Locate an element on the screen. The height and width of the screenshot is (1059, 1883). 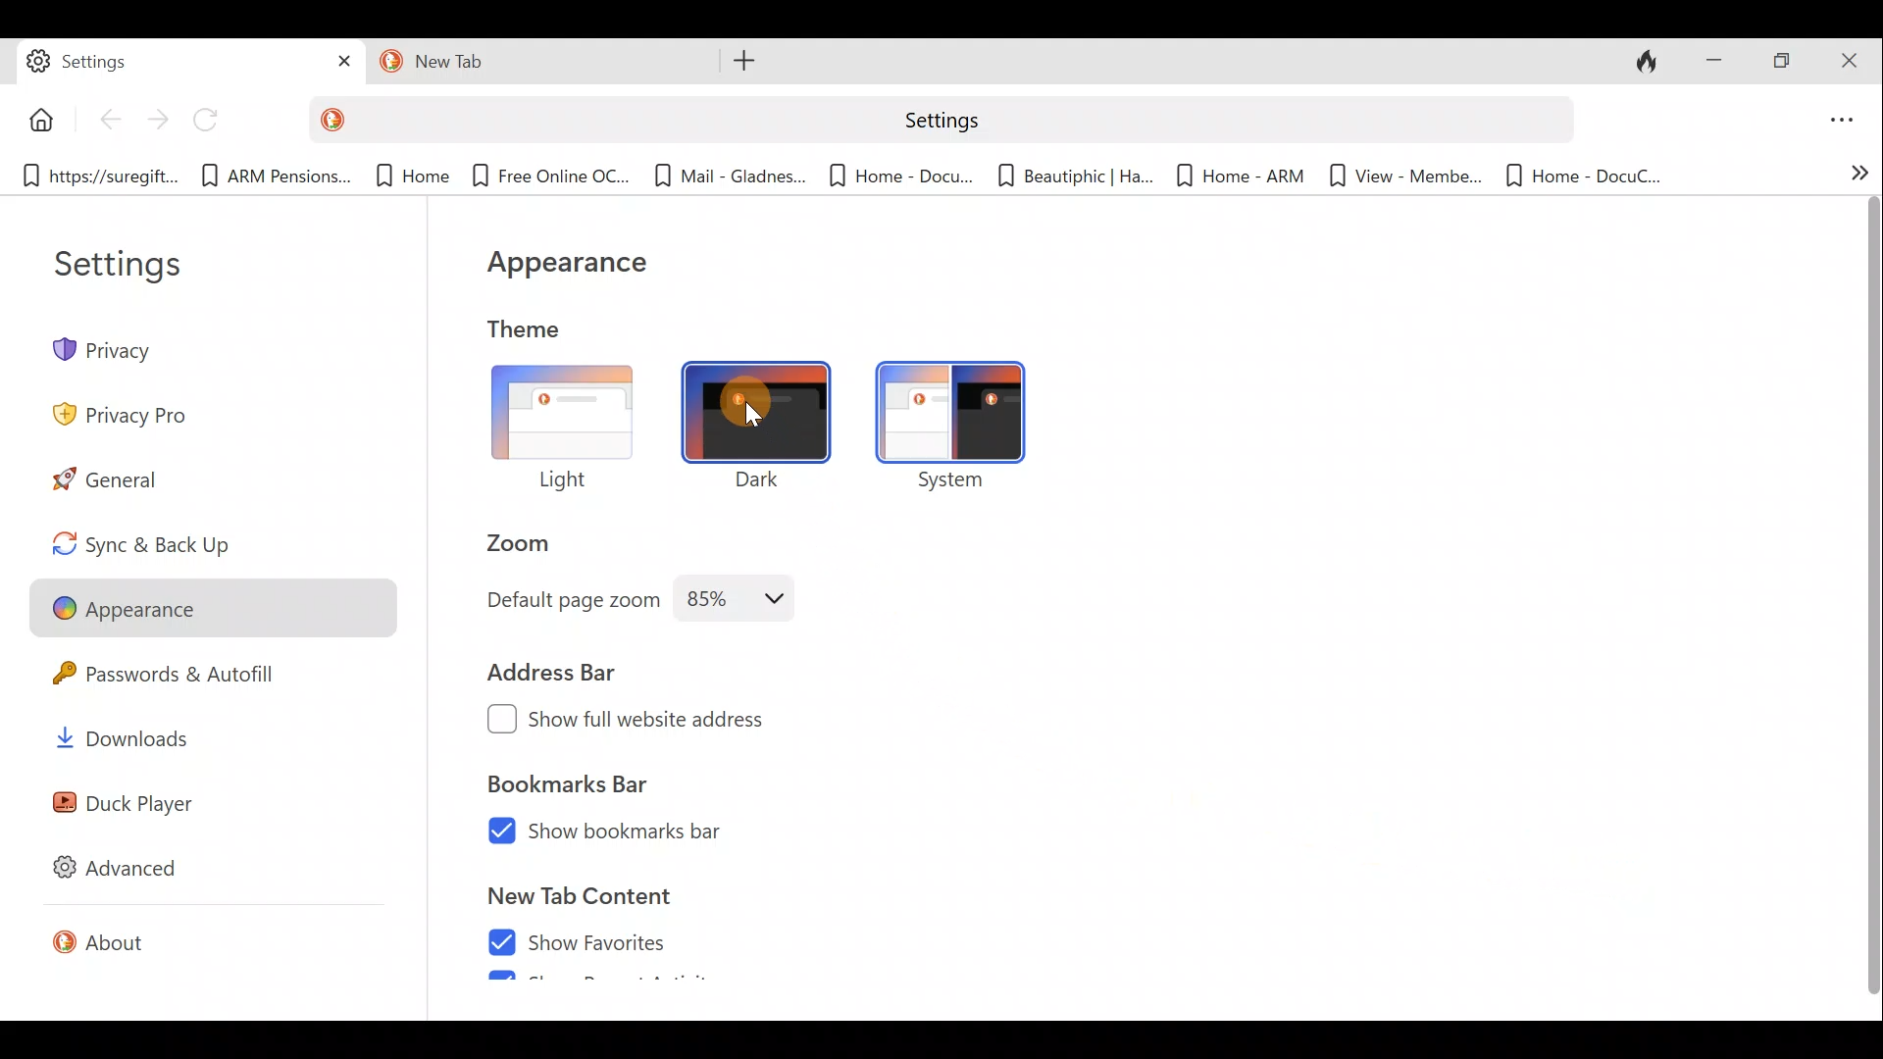
Maximise is located at coordinates (1780, 65).